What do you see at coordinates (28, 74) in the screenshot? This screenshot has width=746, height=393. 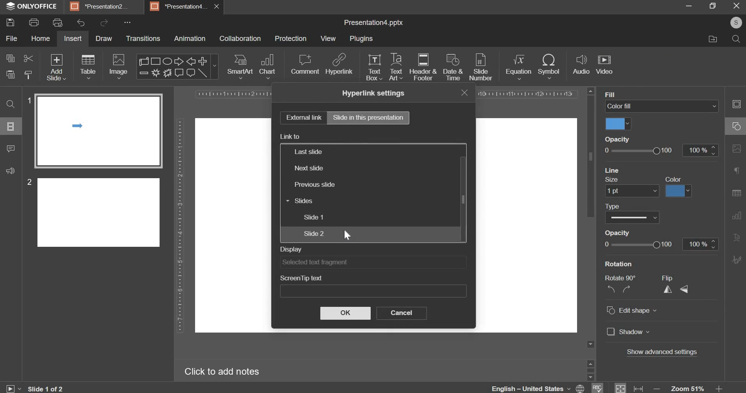 I see `copy stlye` at bounding box center [28, 74].